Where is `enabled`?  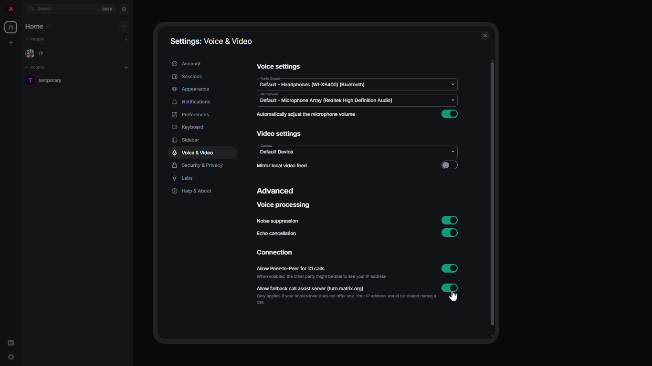 enabled is located at coordinates (449, 115).